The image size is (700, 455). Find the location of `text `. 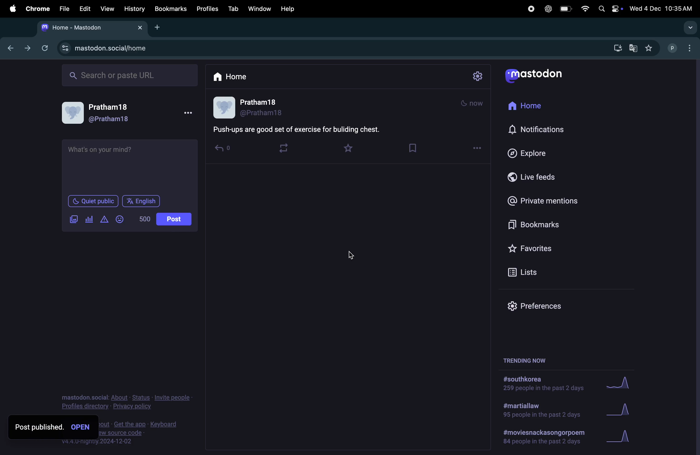

text  is located at coordinates (298, 129).